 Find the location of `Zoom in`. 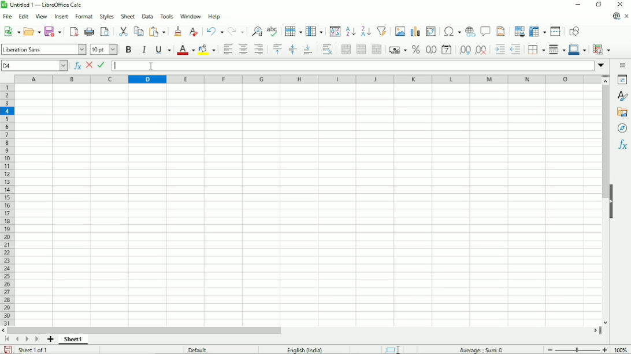

Zoom in is located at coordinates (604, 349).